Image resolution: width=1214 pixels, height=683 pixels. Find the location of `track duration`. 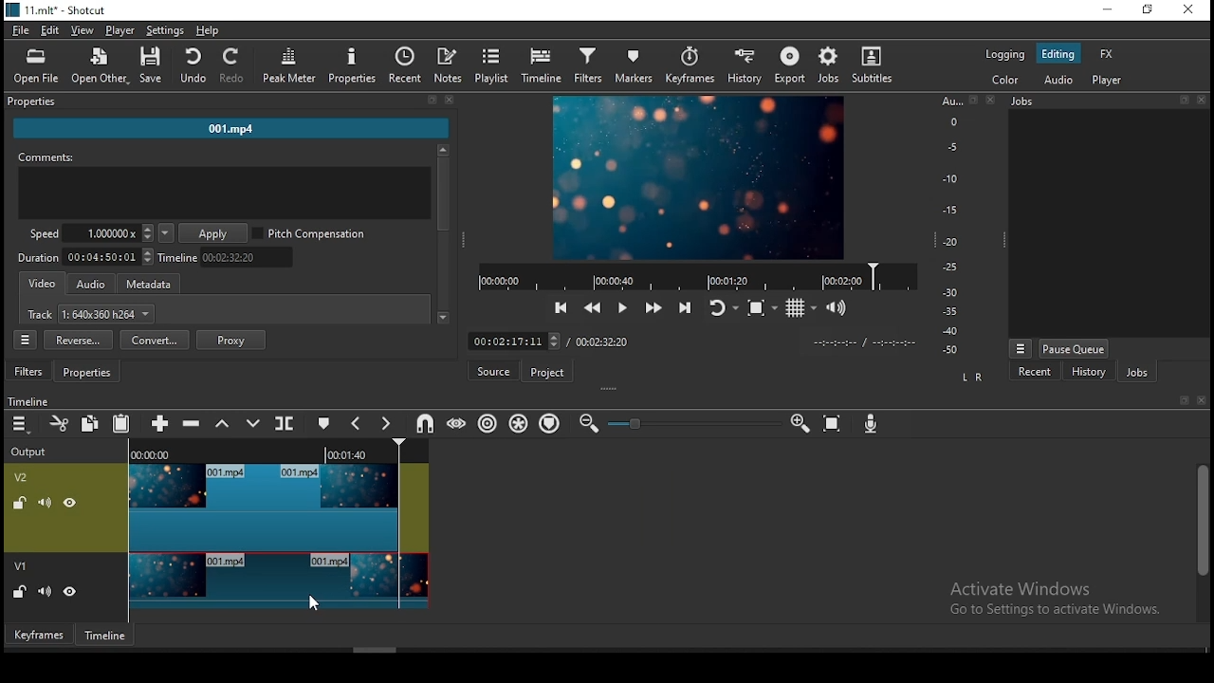

track duration is located at coordinates (86, 256).